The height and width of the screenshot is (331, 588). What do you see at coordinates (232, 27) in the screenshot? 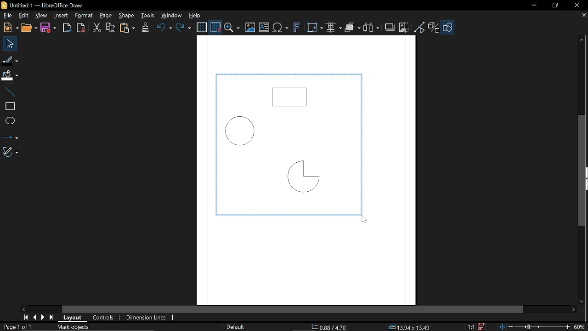
I see `ZOom` at bounding box center [232, 27].